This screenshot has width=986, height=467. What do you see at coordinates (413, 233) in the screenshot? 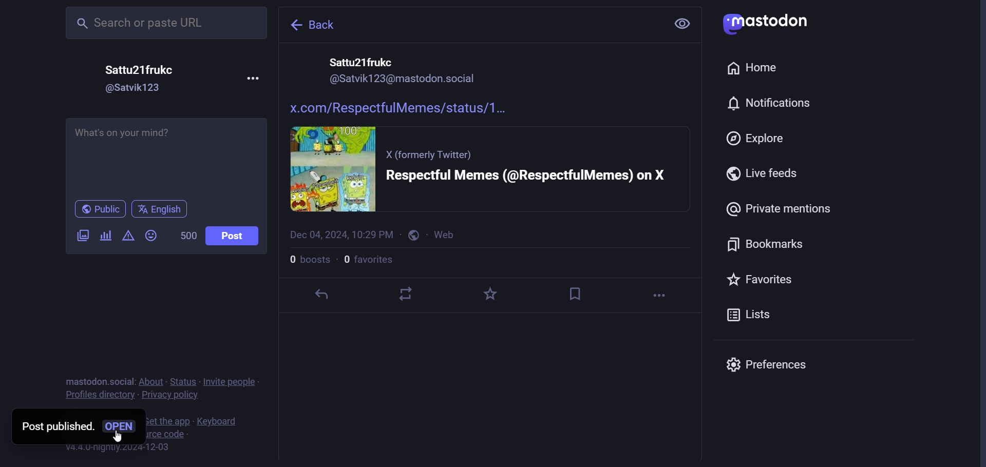
I see `public` at bounding box center [413, 233].